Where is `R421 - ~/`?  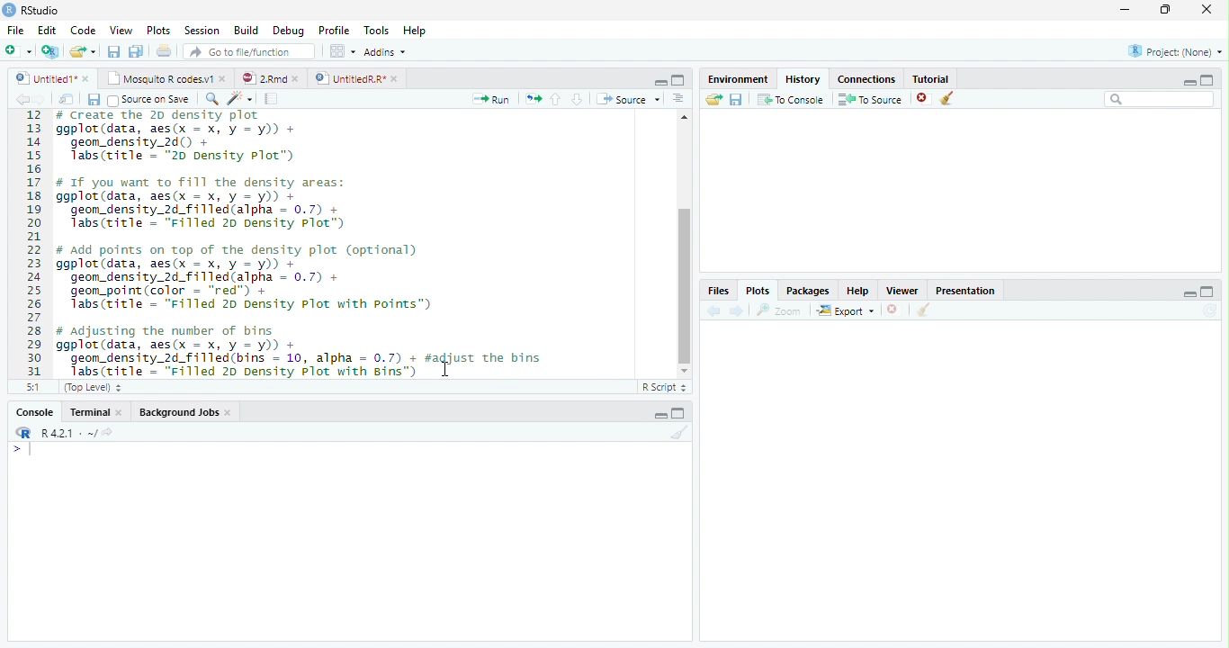
R421 - ~/ is located at coordinates (63, 433).